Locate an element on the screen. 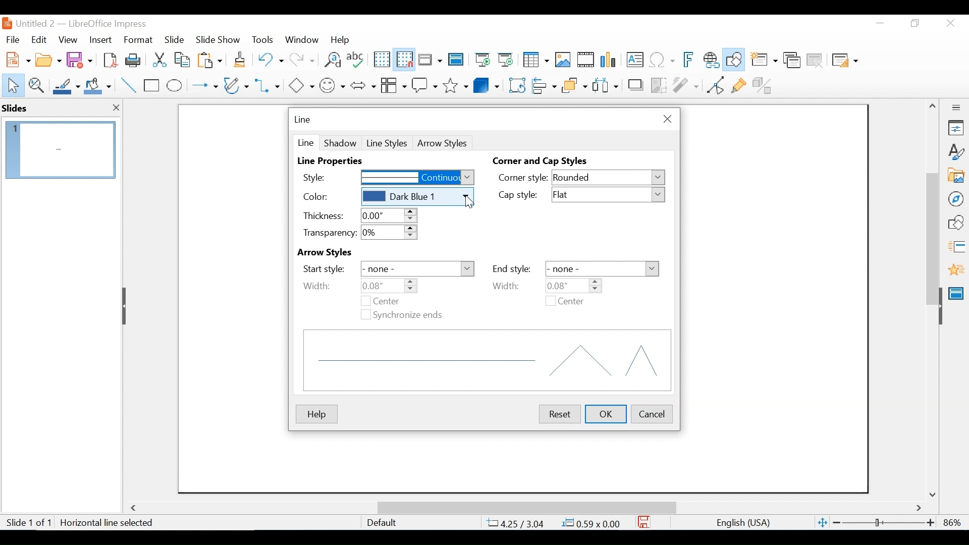 The image size is (969, 545). Edit is located at coordinates (38, 40).